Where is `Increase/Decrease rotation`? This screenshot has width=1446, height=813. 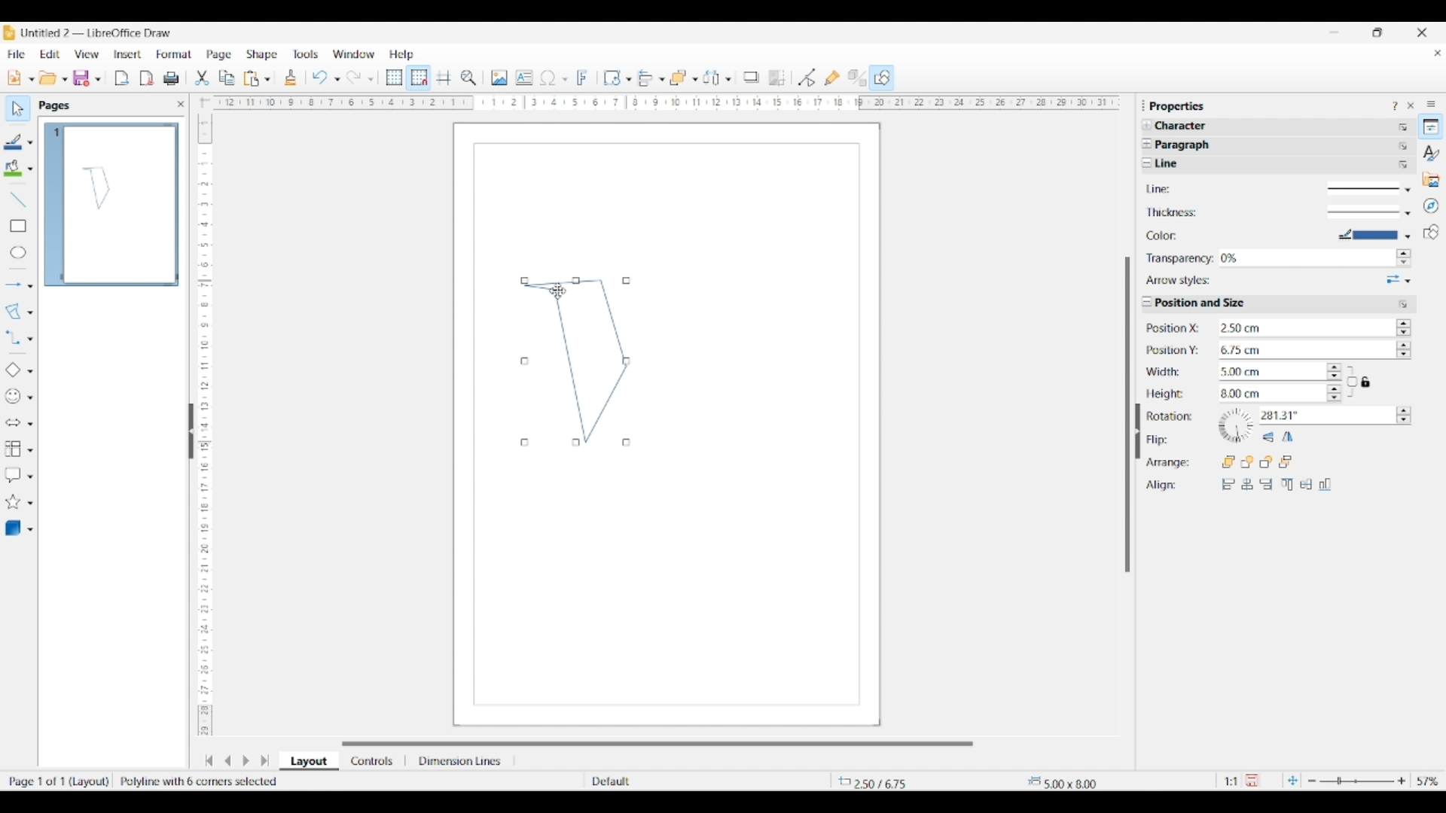 Increase/Decrease rotation is located at coordinates (1405, 415).